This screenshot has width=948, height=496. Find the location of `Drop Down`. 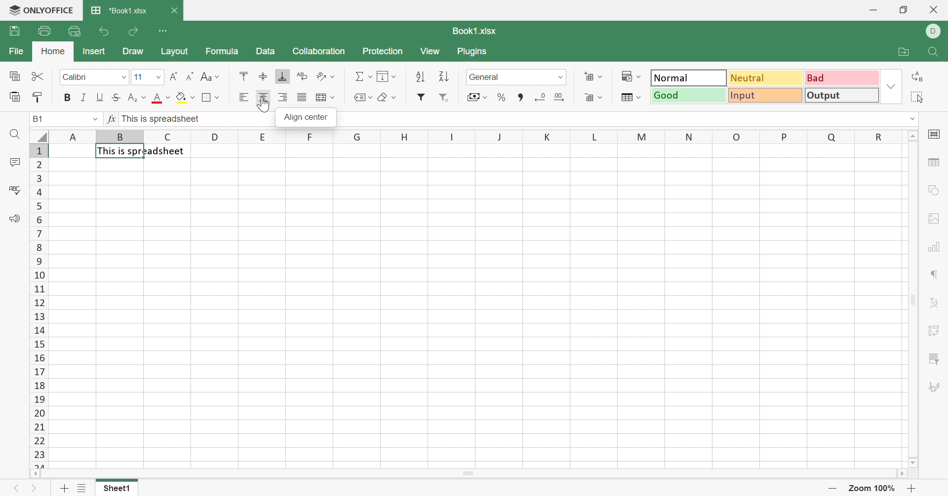

Drop Down is located at coordinates (486, 97).